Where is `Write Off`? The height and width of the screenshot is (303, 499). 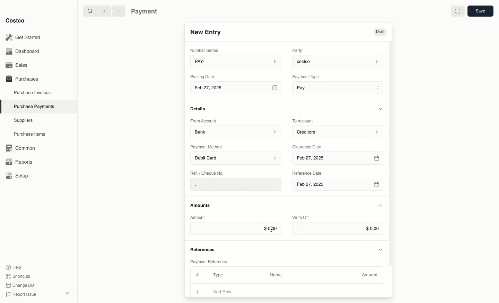
Write Off is located at coordinates (301, 218).